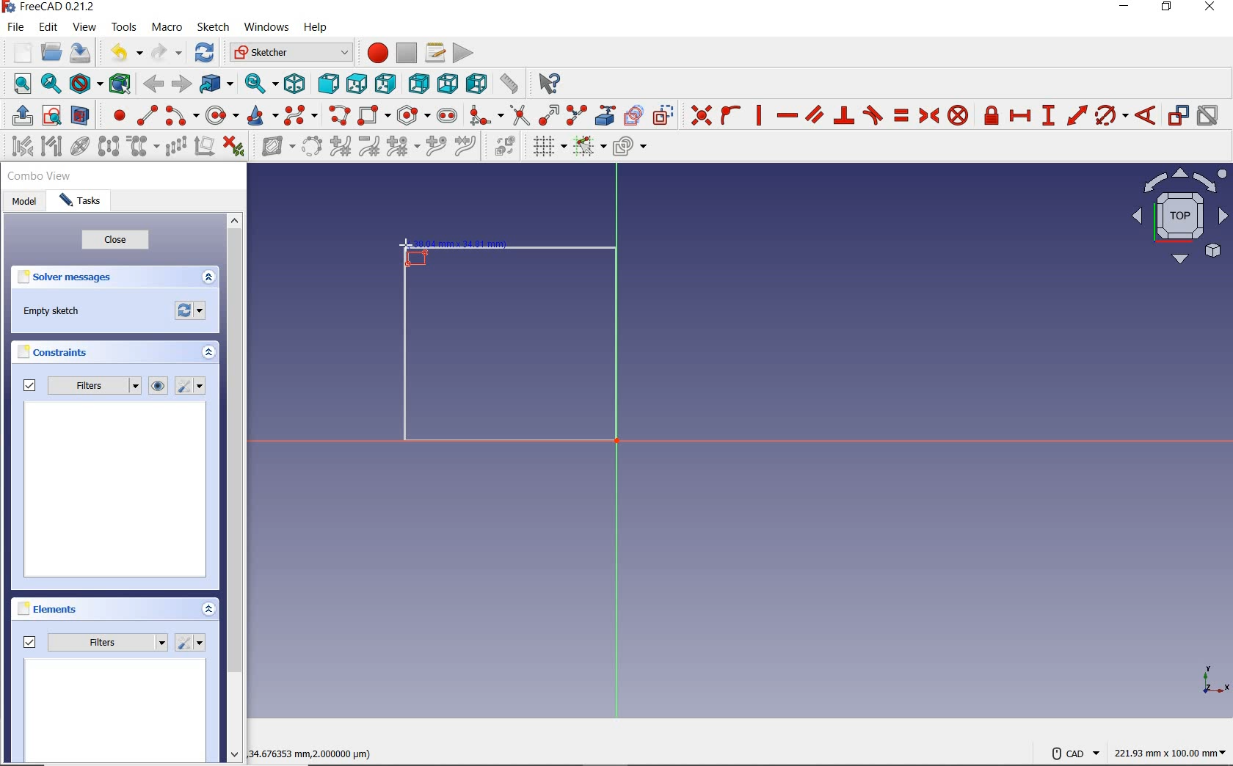 The height and width of the screenshot is (766, 1233). Describe the element at coordinates (1021, 117) in the screenshot. I see `constrain horizontal distance` at that location.